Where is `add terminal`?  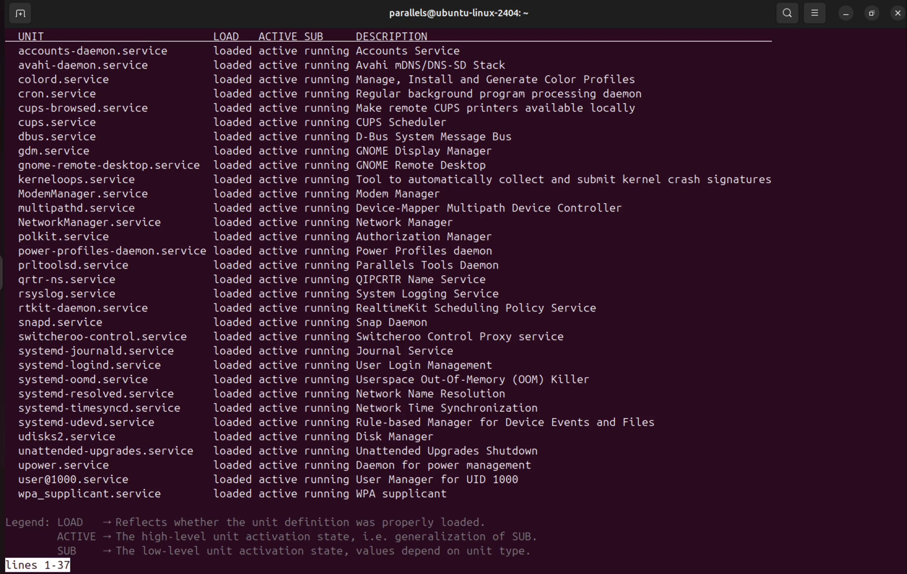
add terminal is located at coordinates (19, 14).